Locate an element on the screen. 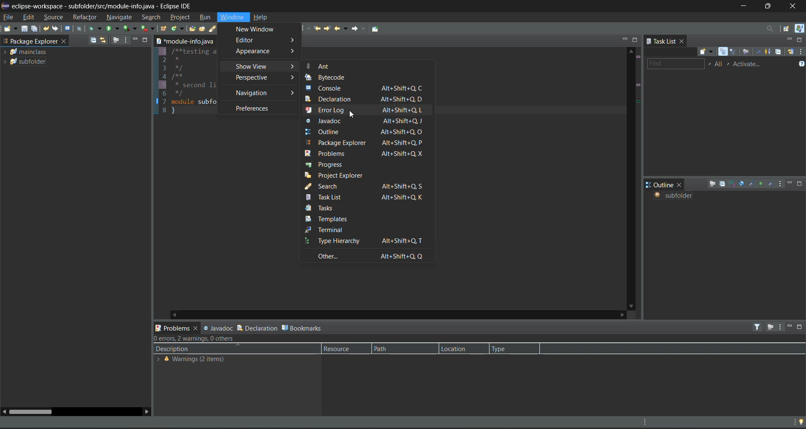 The height and width of the screenshot is (429, 806). file is located at coordinates (9, 17).